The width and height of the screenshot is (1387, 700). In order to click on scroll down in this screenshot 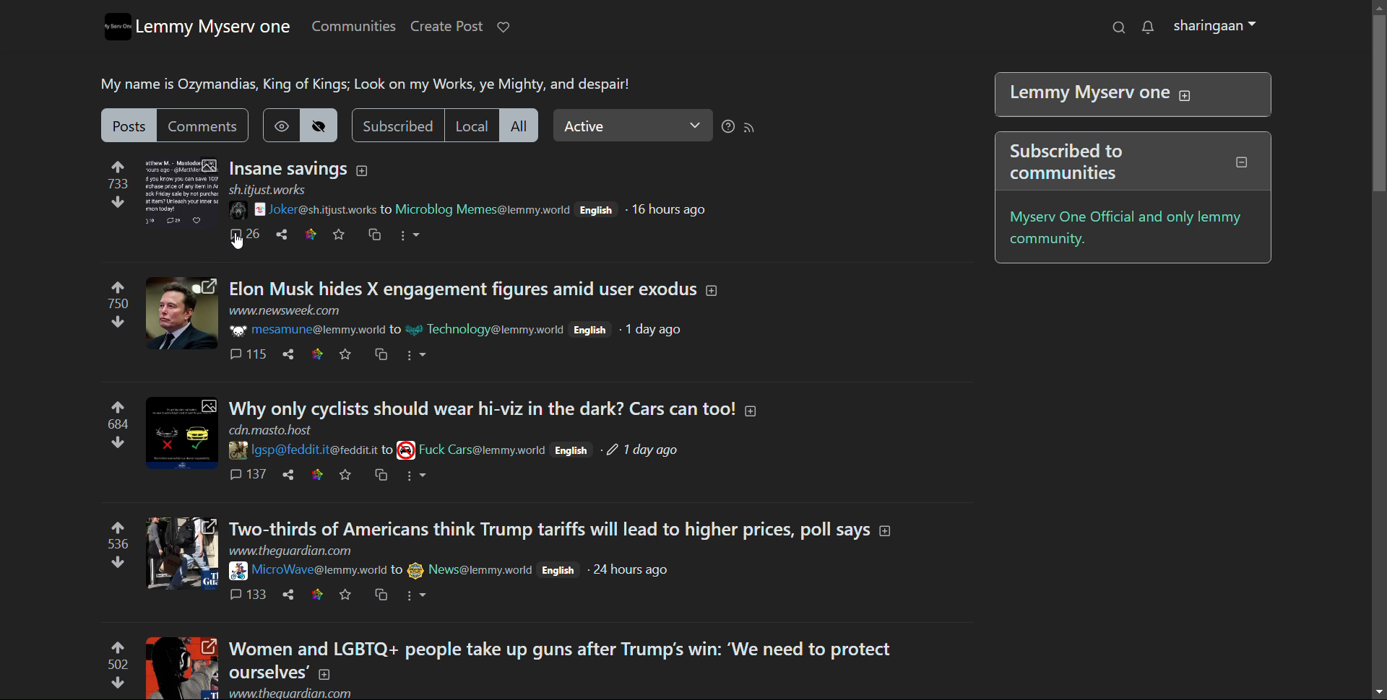, I will do `click(1378, 691)`.